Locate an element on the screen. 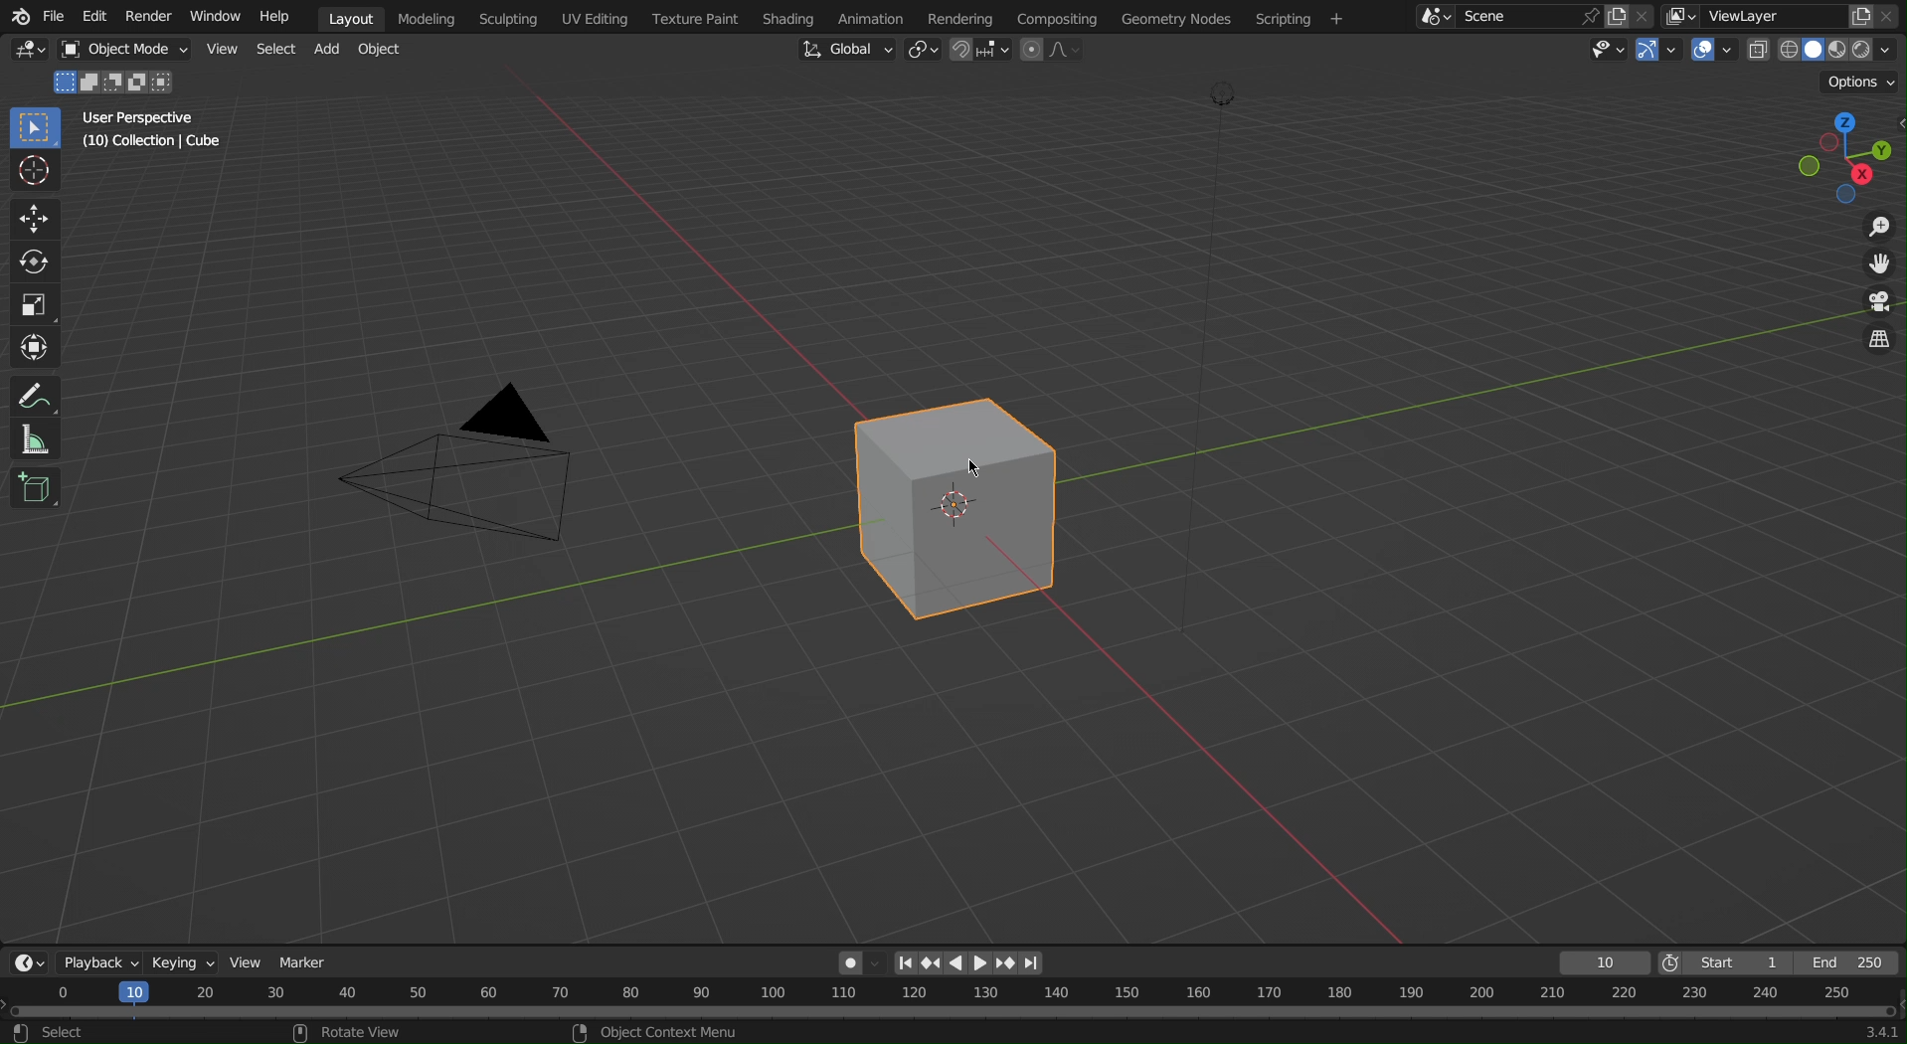 This screenshot has width=1907, height=1044. Window is located at coordinates (218, 16).